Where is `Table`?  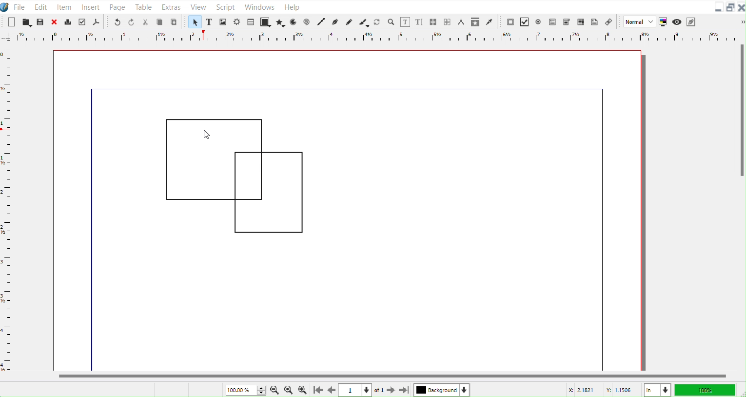 Table is located at coordinates (144, 6).